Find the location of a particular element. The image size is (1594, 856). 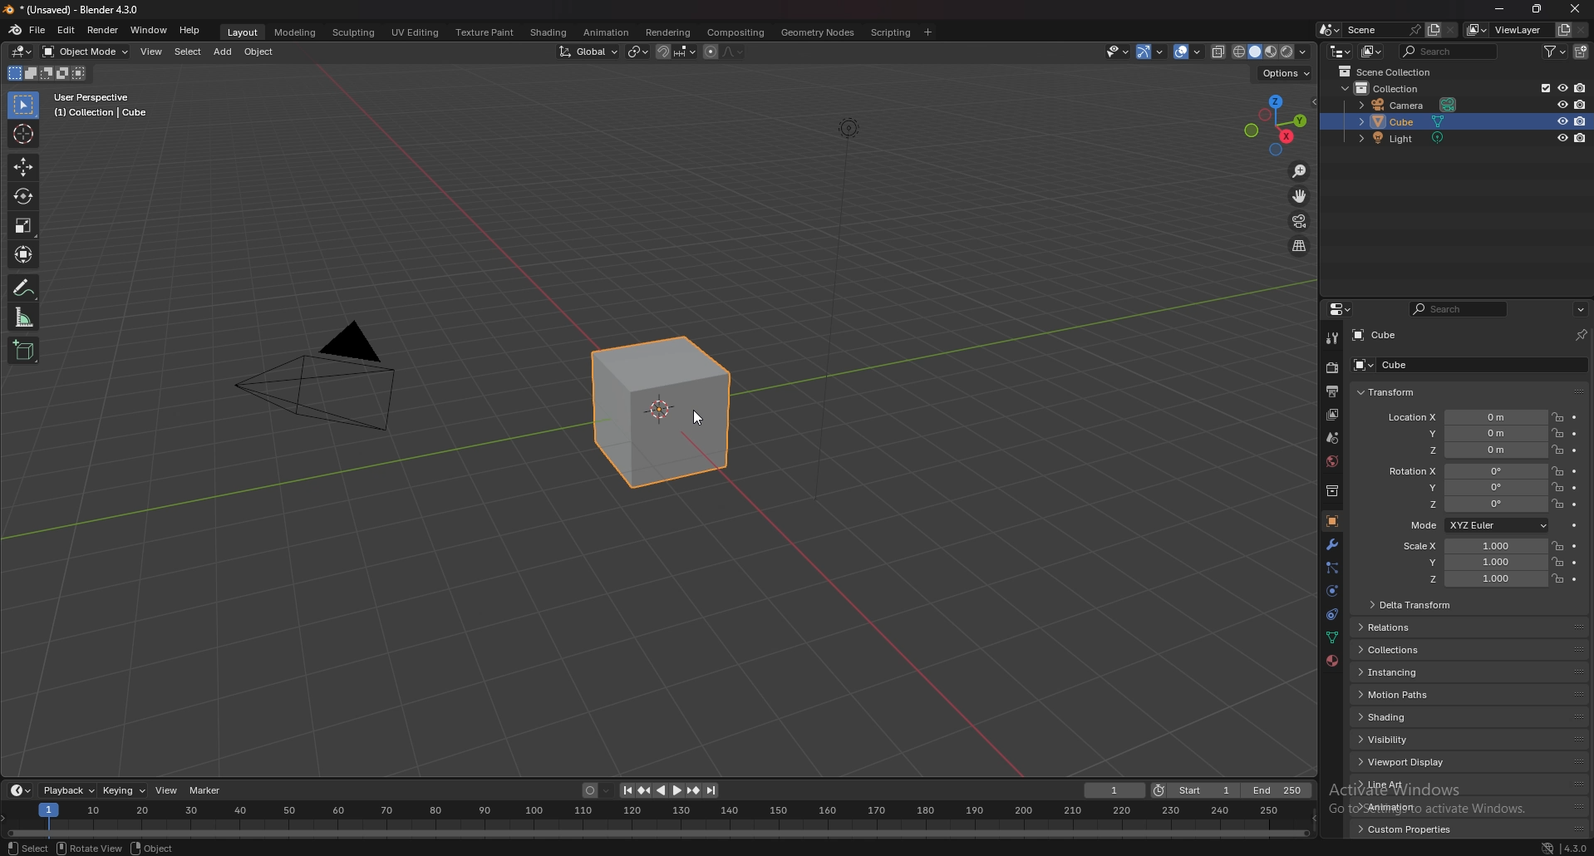

rotate view is located at coordinates (91, 848).